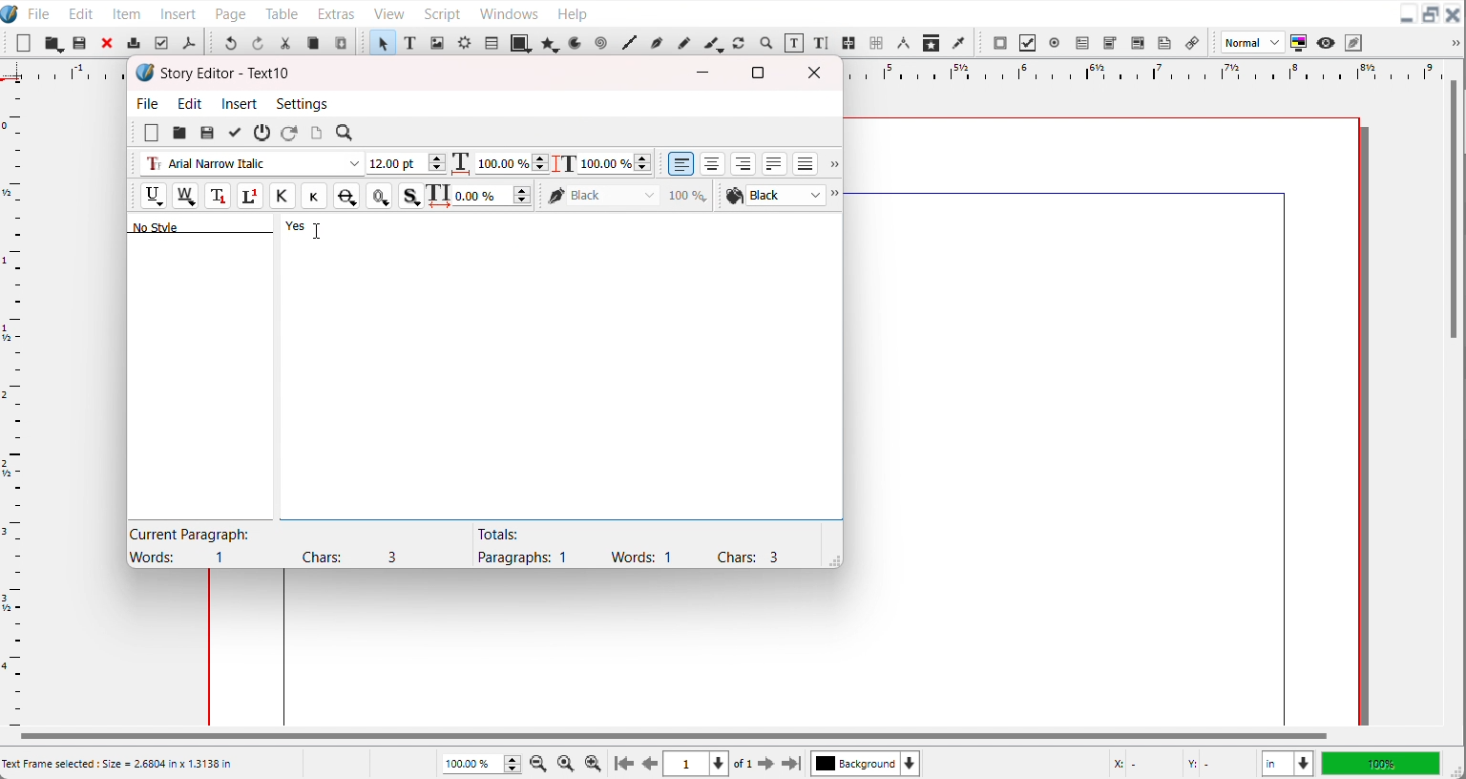  I want to click on Copy, so click(313, 43).